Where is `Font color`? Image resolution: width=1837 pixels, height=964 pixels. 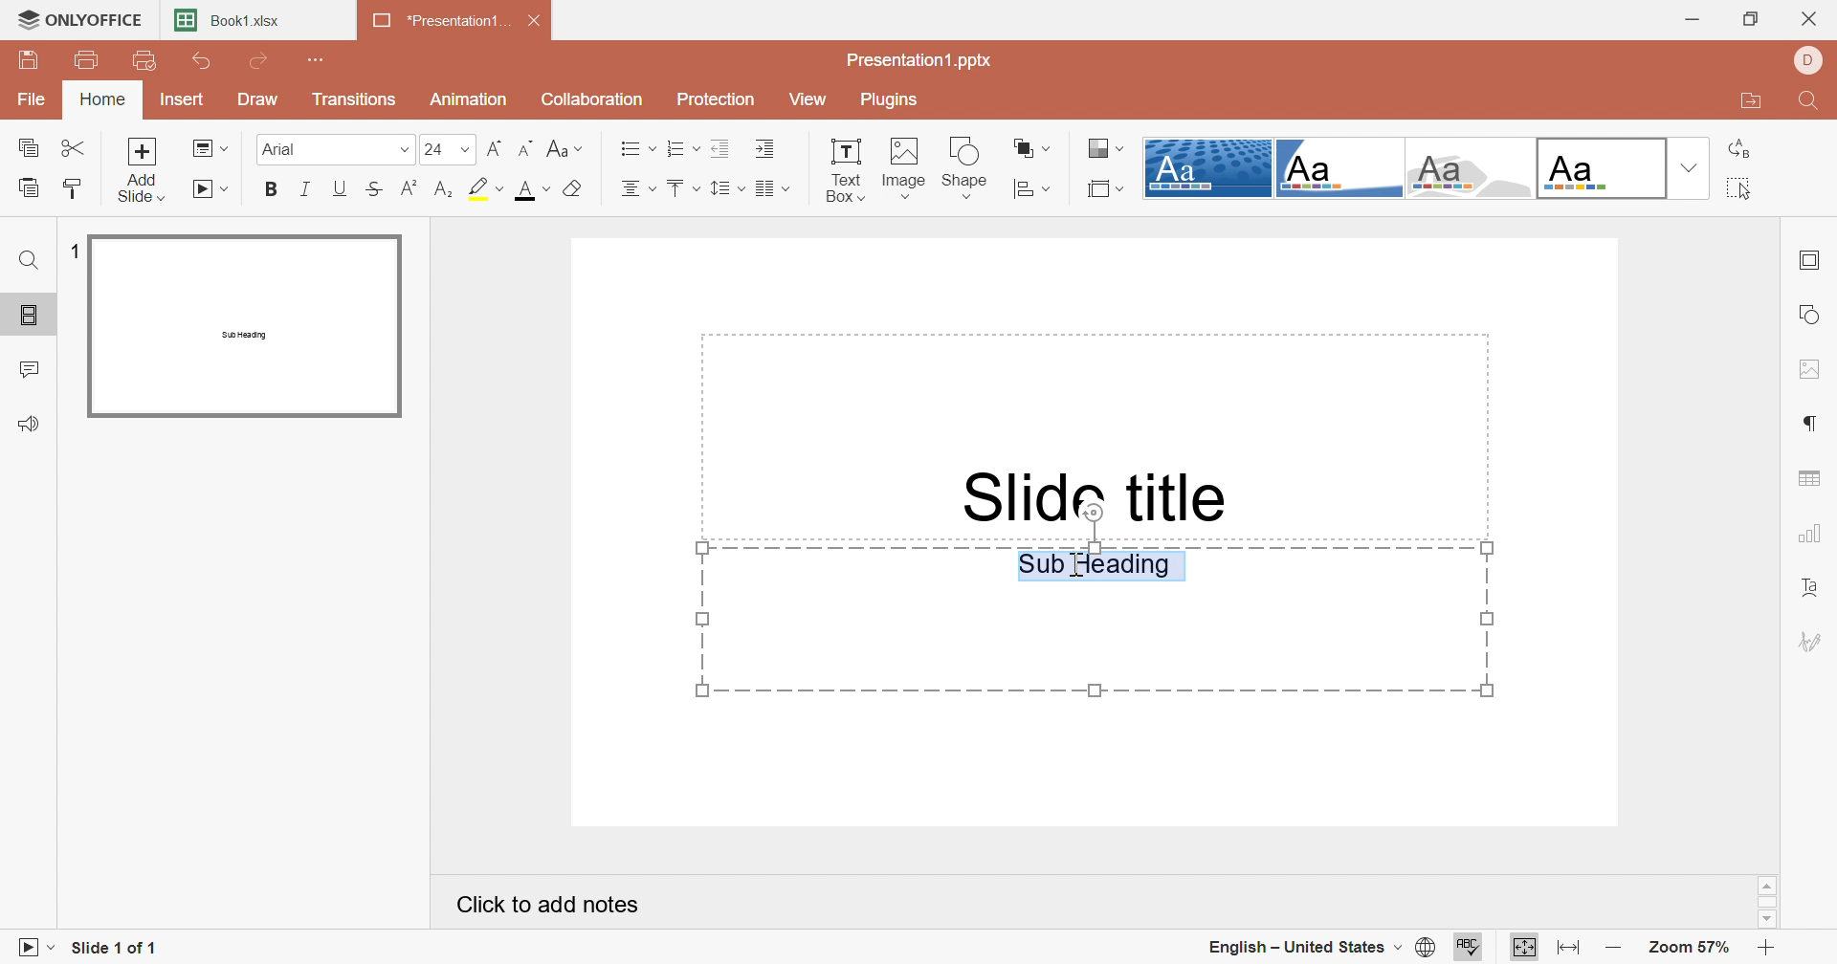 Font color is located at coordinates (529, 189).